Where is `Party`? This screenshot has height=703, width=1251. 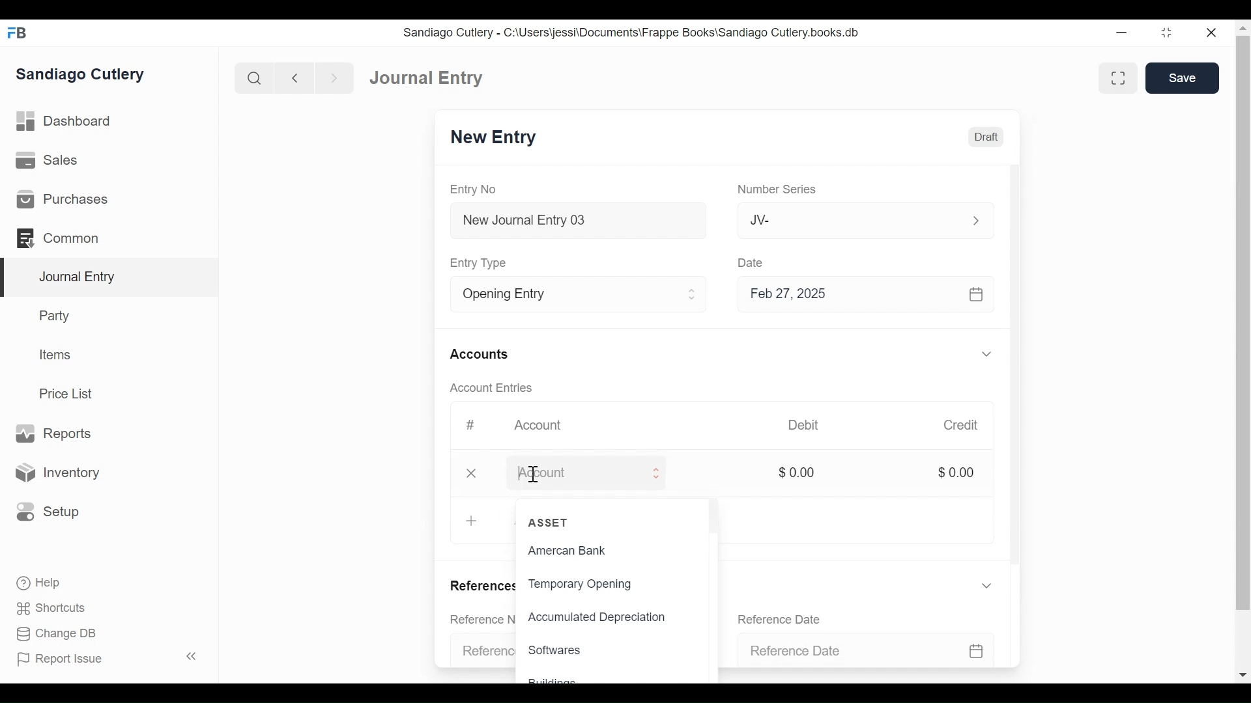 Party is located at coordinates (57, 315).